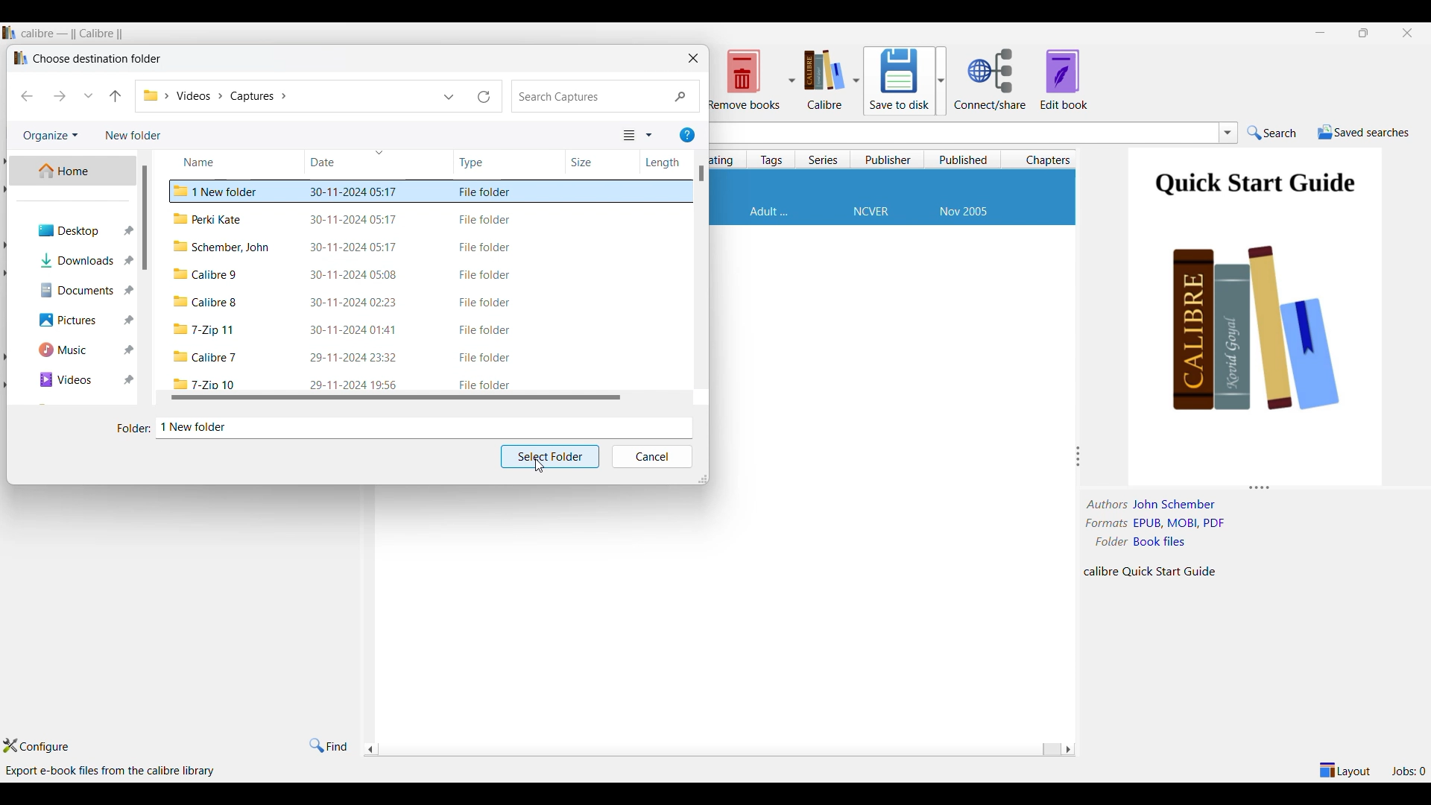  What do you see at coordinates (370, 751) in the screenshot?
I see `scroll right` at bounding box center [370, 751].